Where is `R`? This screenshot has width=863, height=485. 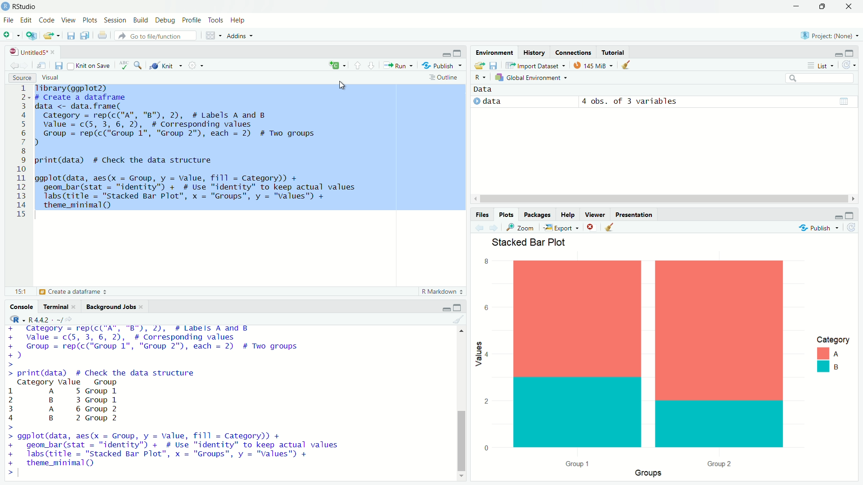 R is located at coordinates (480, 77).